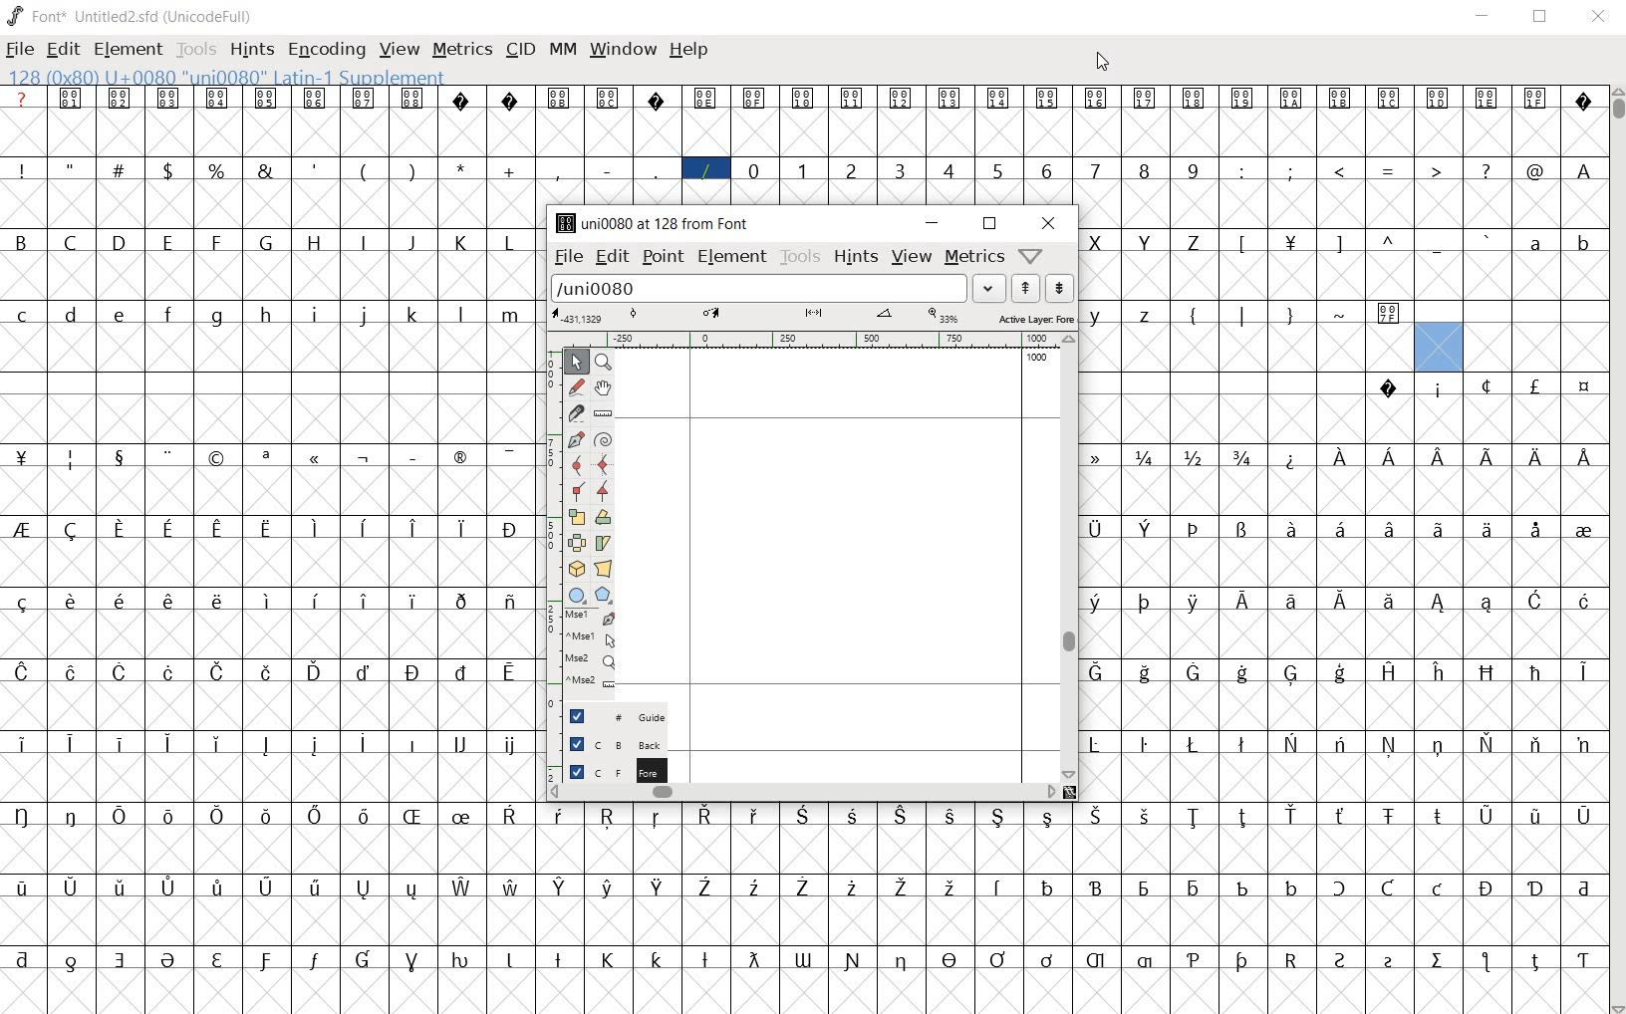 Image resolution: width=1626 pixels, height=1014 pixels. I want to click on glyph, so click(168, 99).